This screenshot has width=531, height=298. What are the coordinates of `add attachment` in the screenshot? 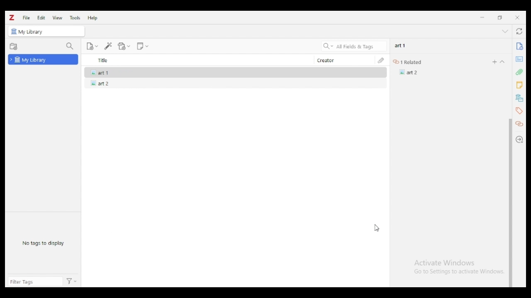 It's located at (124, 46).